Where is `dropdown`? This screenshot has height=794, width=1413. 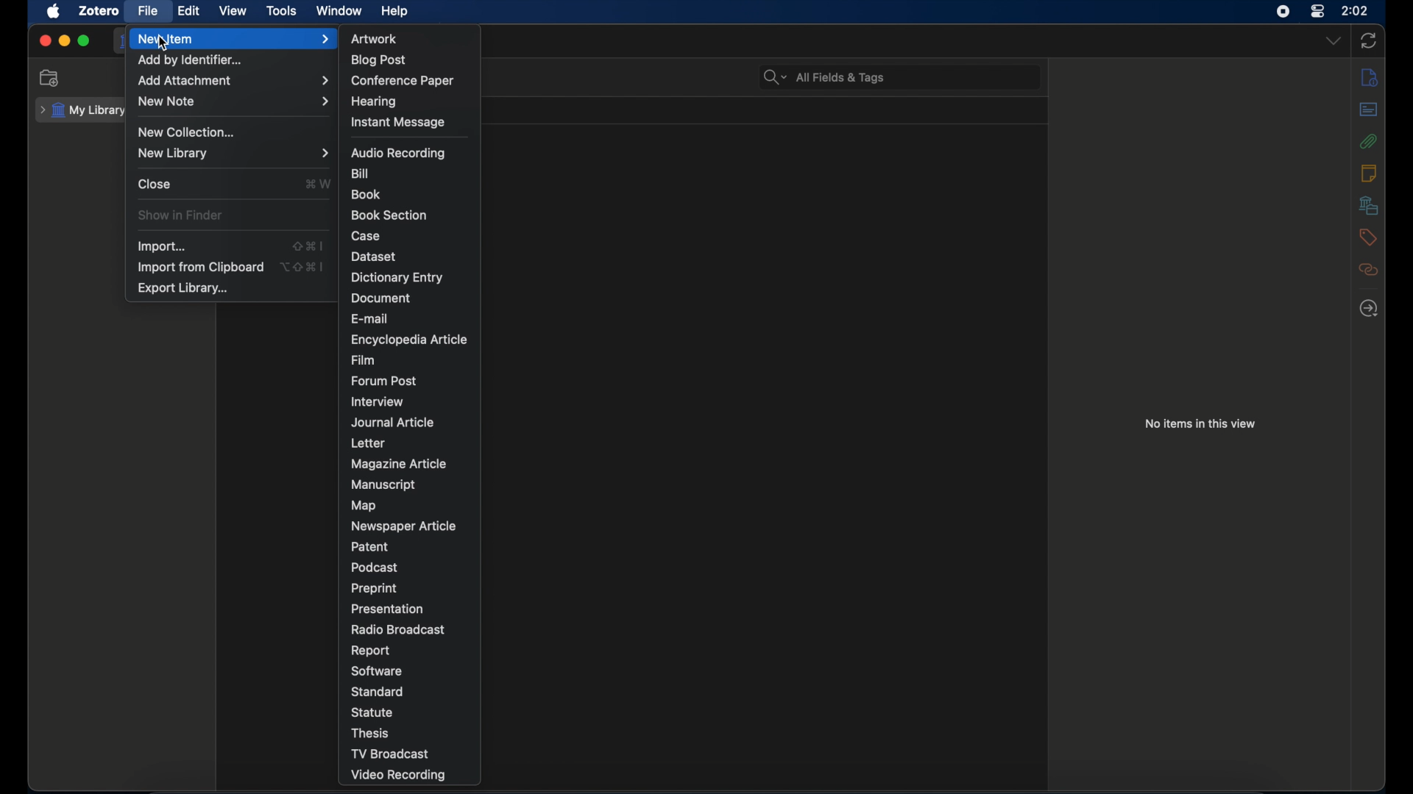
dropdown is located at coordinates (1333, 41).